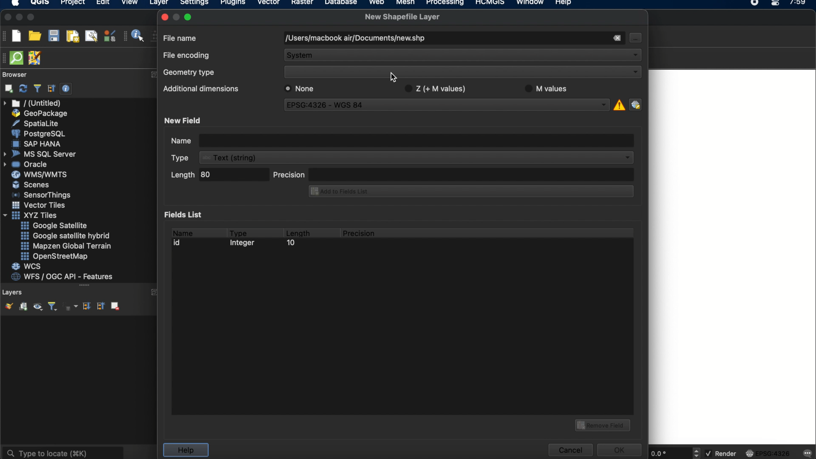 The width and height of the screenshot is (816, 459). What do you see at coordinates (405, 3) in the screenshot?
I see `mesh` at bounding box center [405, 3].